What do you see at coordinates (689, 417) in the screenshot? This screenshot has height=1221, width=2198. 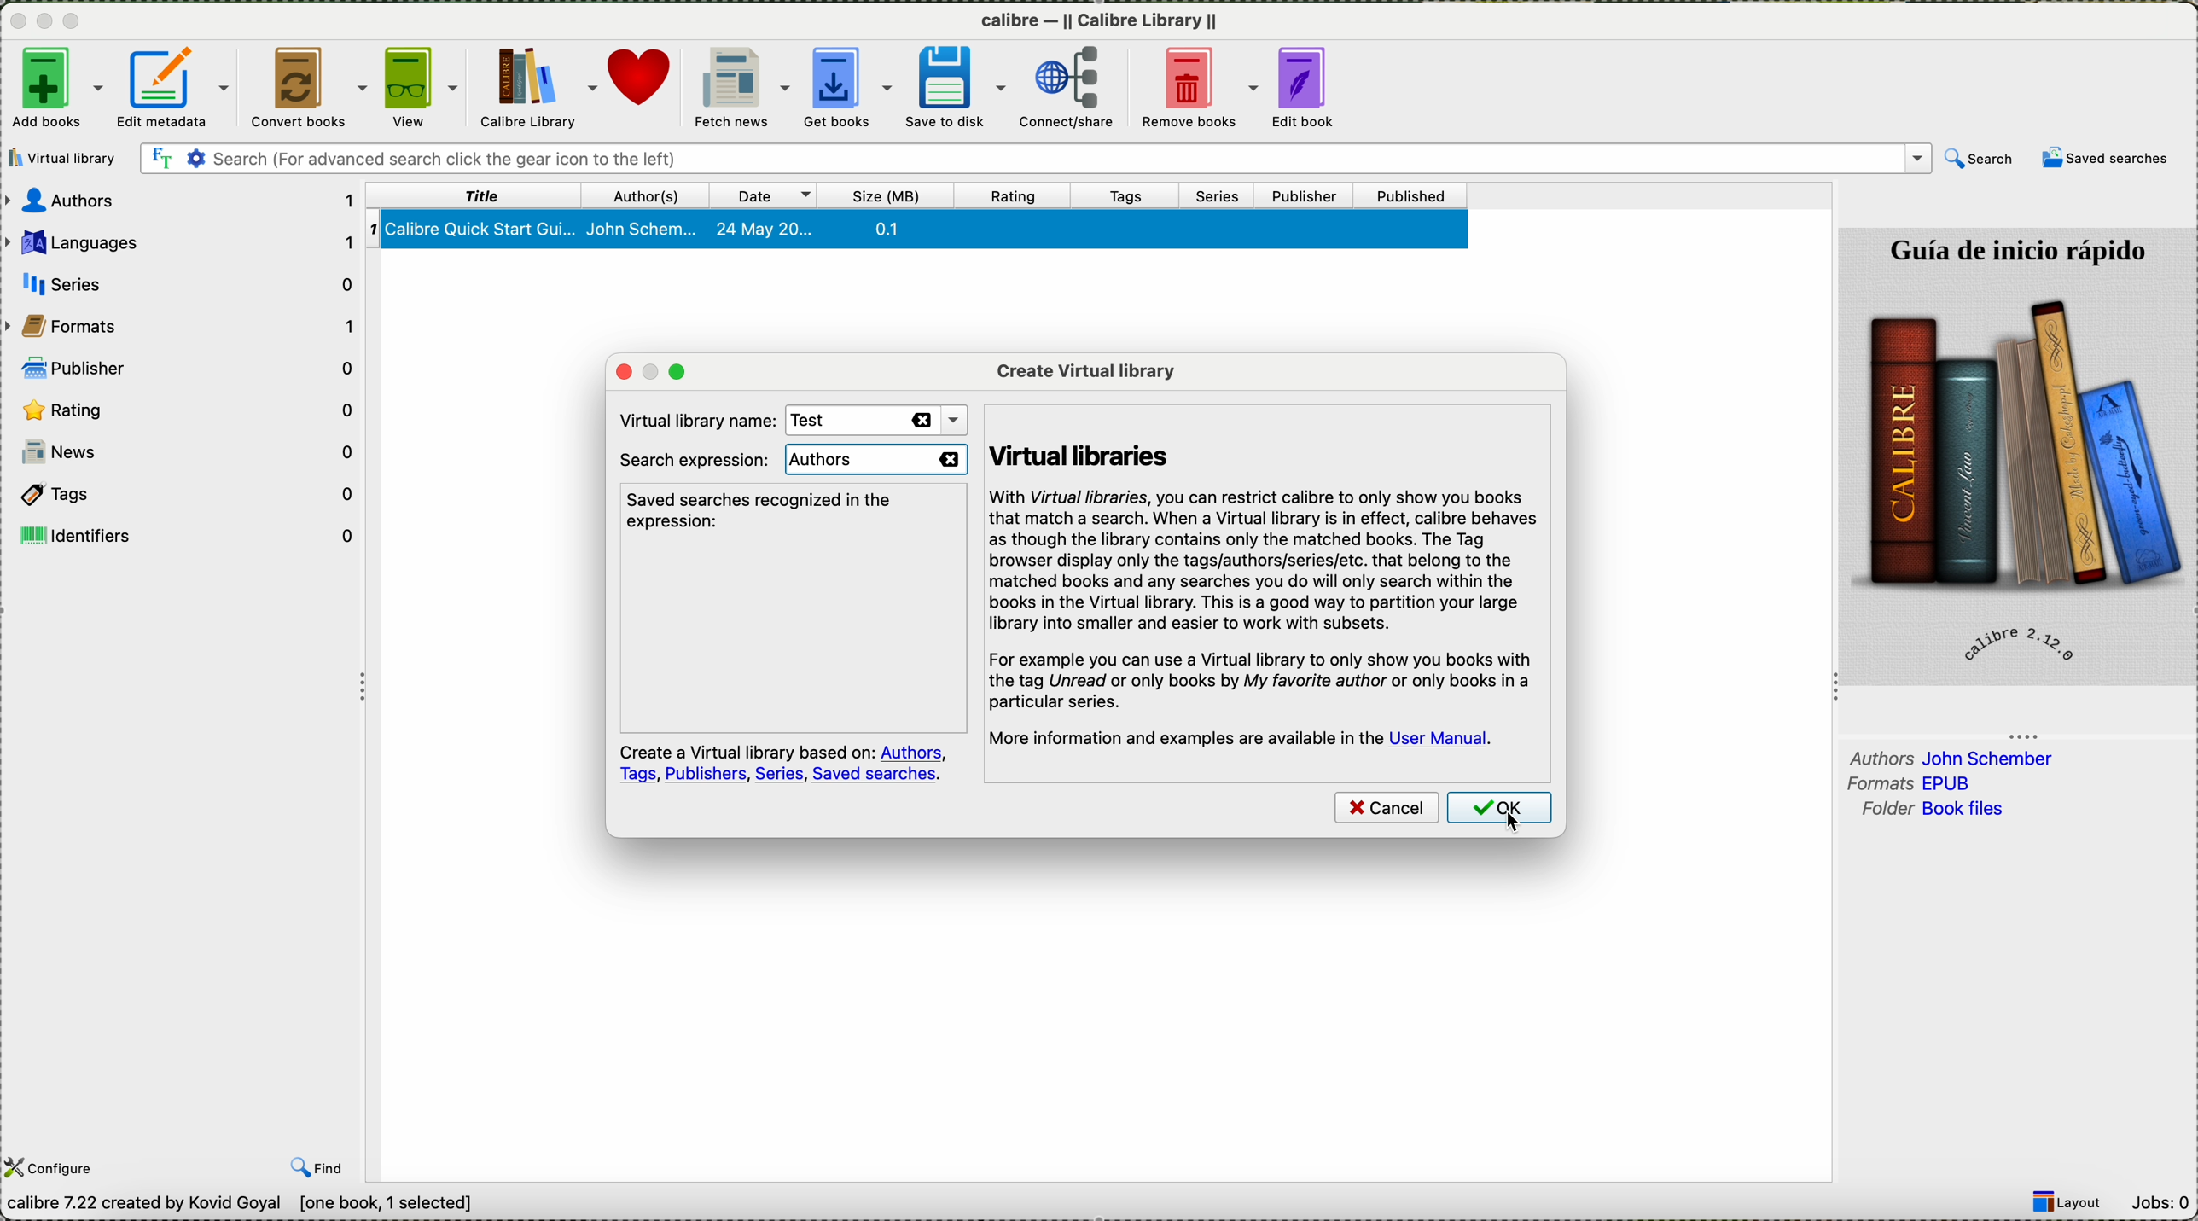 I see `virtual library name` at bounding box center [689, 417].